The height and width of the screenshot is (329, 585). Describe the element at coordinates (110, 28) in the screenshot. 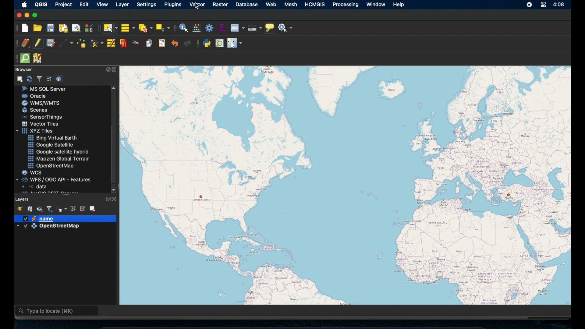

I see `select features by area or single click` at that location.